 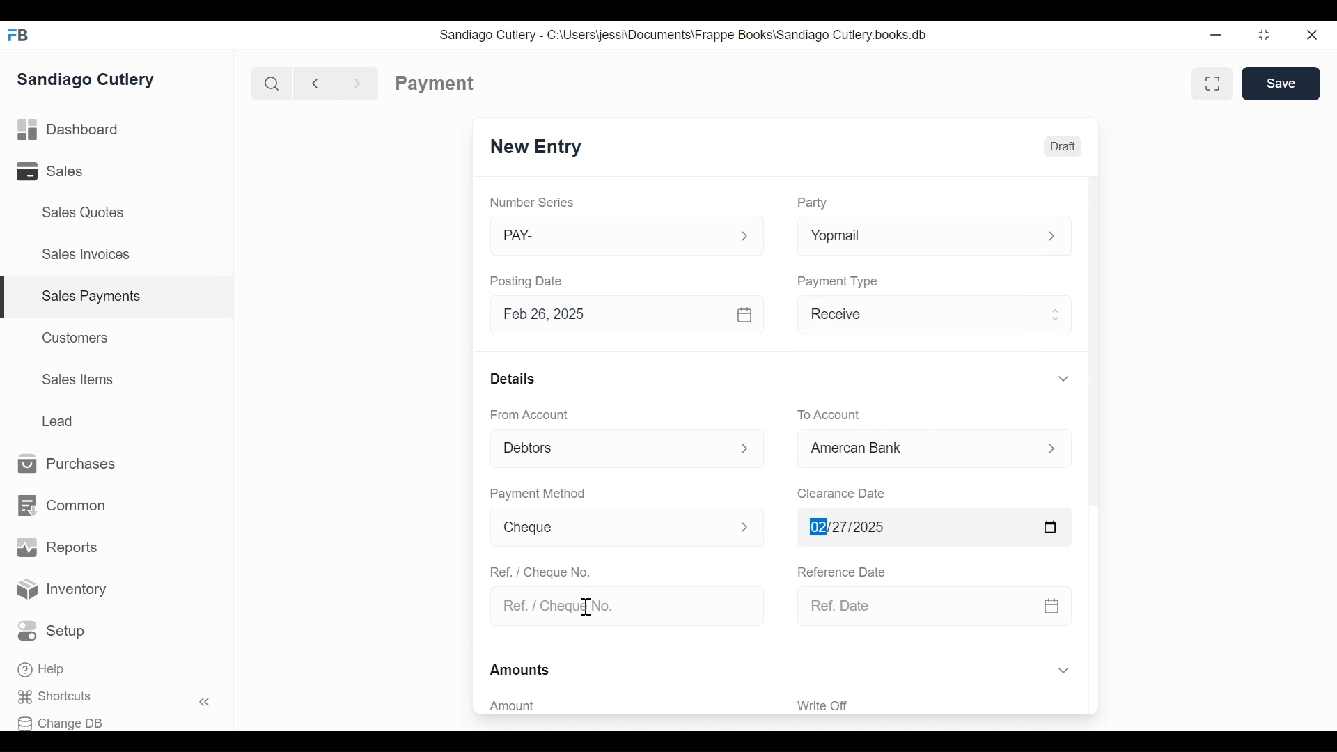 I want to click on Expand, so click(x=1051, y=237).